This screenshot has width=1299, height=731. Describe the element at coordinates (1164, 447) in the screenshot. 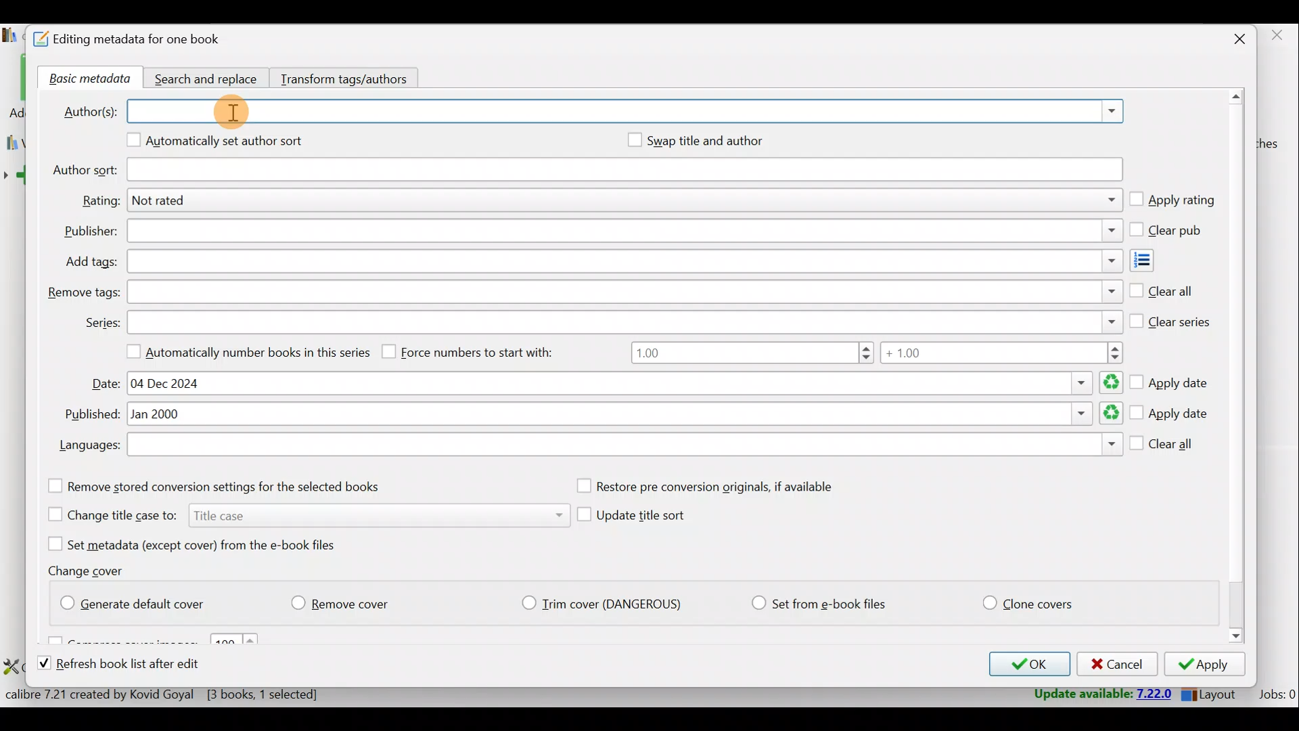

I see `Clear all` at that location.